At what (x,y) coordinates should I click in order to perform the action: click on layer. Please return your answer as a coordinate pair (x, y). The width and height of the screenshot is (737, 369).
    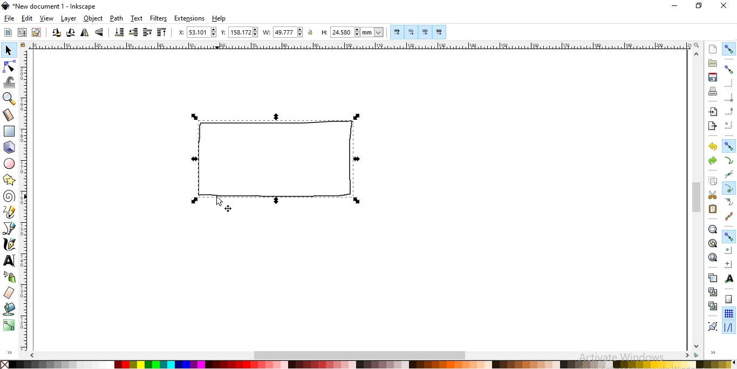
    Looking at the image, I should click on (69, 19).